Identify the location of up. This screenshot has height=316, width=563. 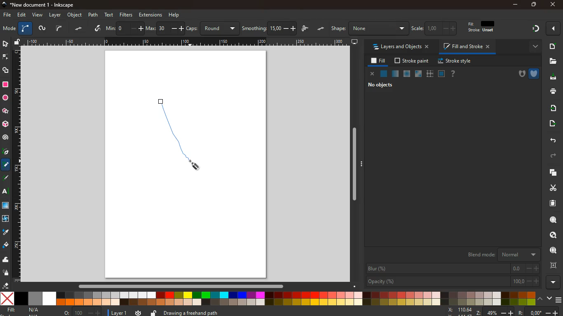
(541, 298).